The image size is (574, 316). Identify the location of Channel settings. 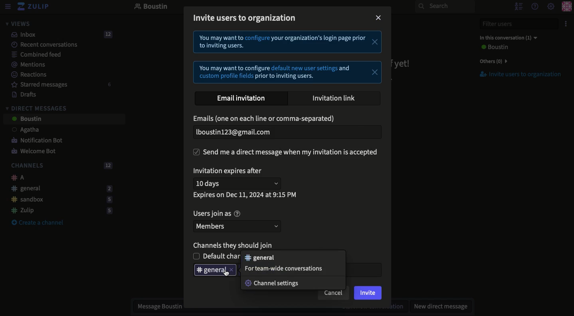
(272, 282).